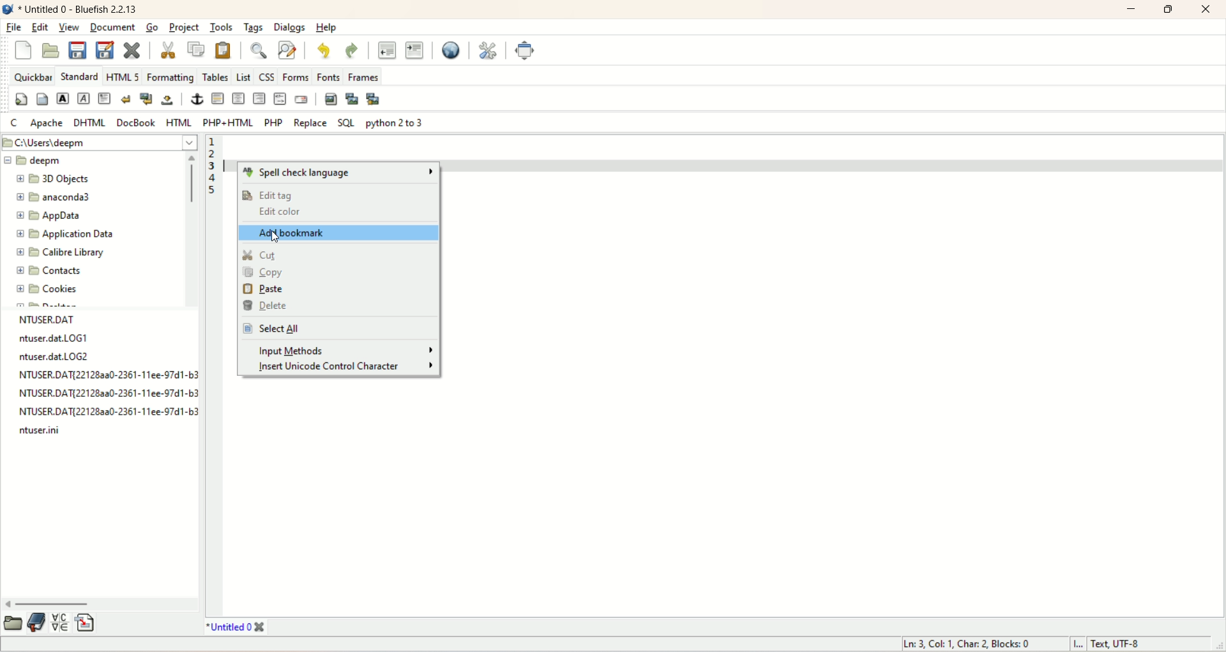 The height and width of the screenshot is (652, 1226). Describe the element at coordinates (487, 50) in the screenshot. I see `edit preferences` at that location.